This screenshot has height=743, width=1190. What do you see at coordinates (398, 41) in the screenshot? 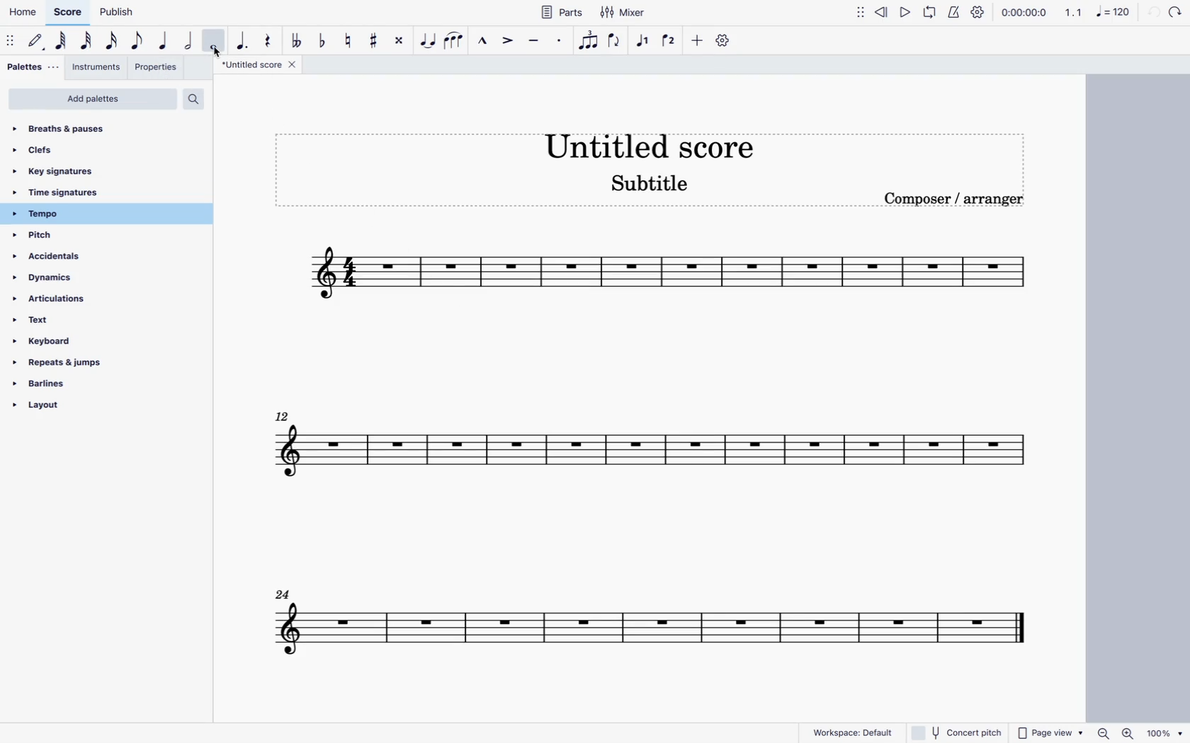
I see `toggle double sharp` at bounding box center [398, 41].